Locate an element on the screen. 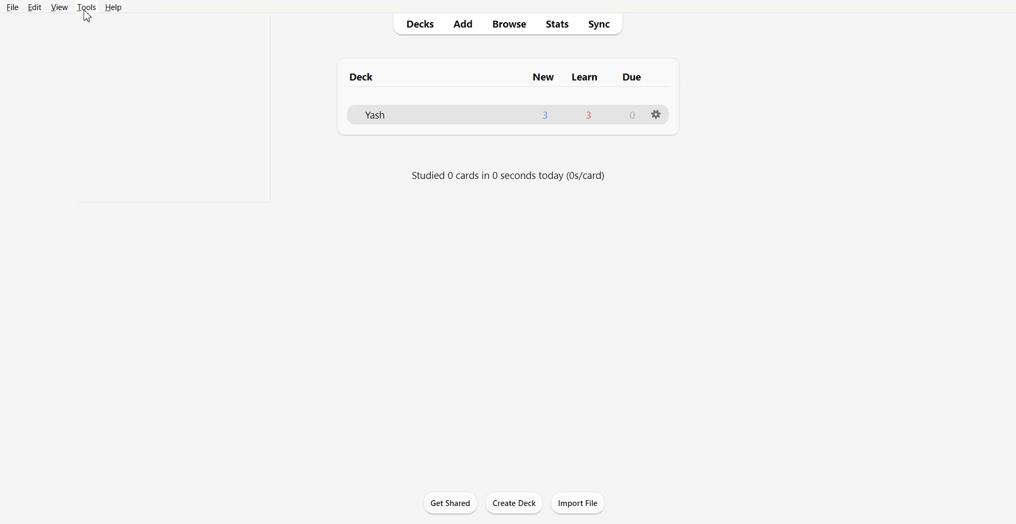 The height and width of the screenshot is (524, 1016). Create Deck is located at coordinates (514, 503).